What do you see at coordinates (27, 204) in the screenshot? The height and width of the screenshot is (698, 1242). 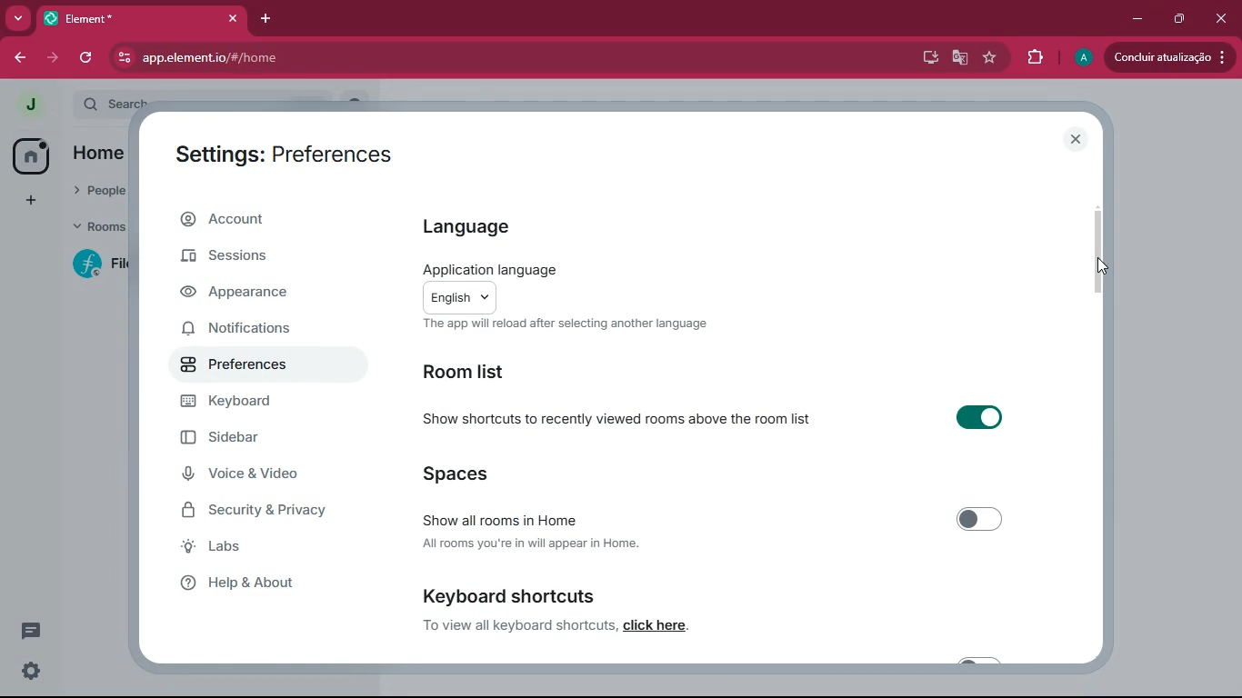 I see `add` at bounding box center [27, 204].